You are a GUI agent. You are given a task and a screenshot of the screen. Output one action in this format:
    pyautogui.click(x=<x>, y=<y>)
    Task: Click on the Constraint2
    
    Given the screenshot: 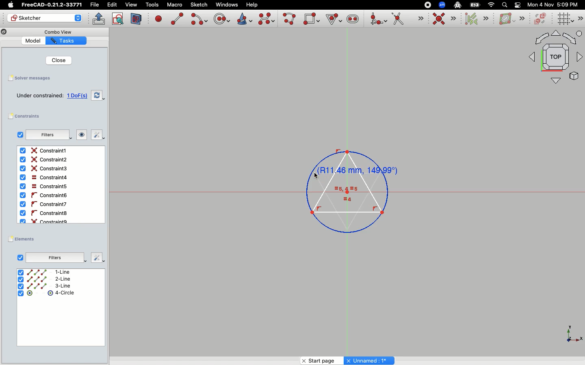 What is the action you would take?
    pyautogui.click(x=45, y=160)
    